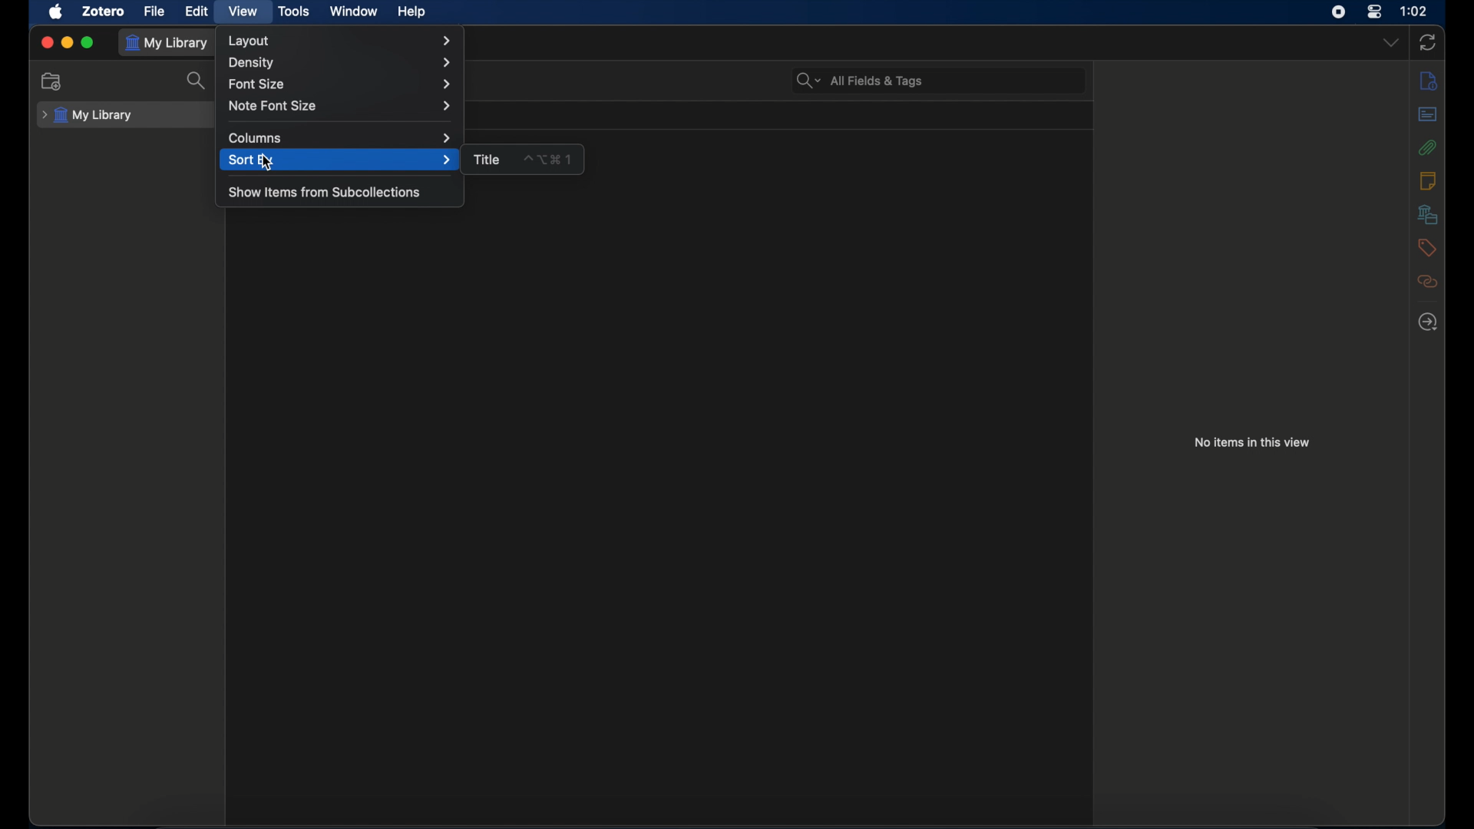 This screenshot has width=1474, height=829. I want to click on help, so click(411, 12).